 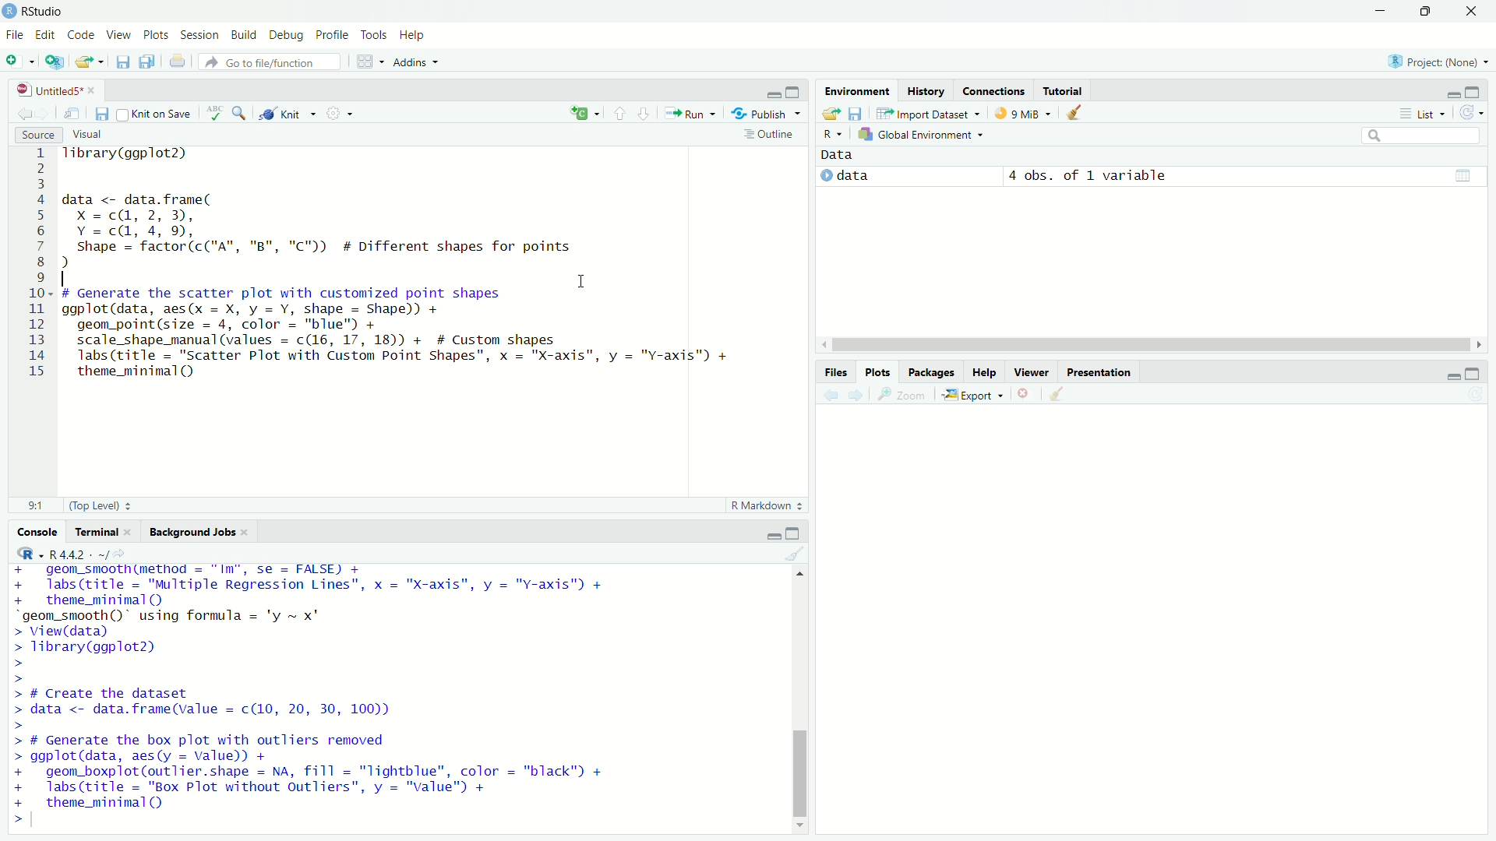 What do you see at coordinates (101, 62) in the screenshot?
I see `Open recent files` at bounding box center [101, 62].